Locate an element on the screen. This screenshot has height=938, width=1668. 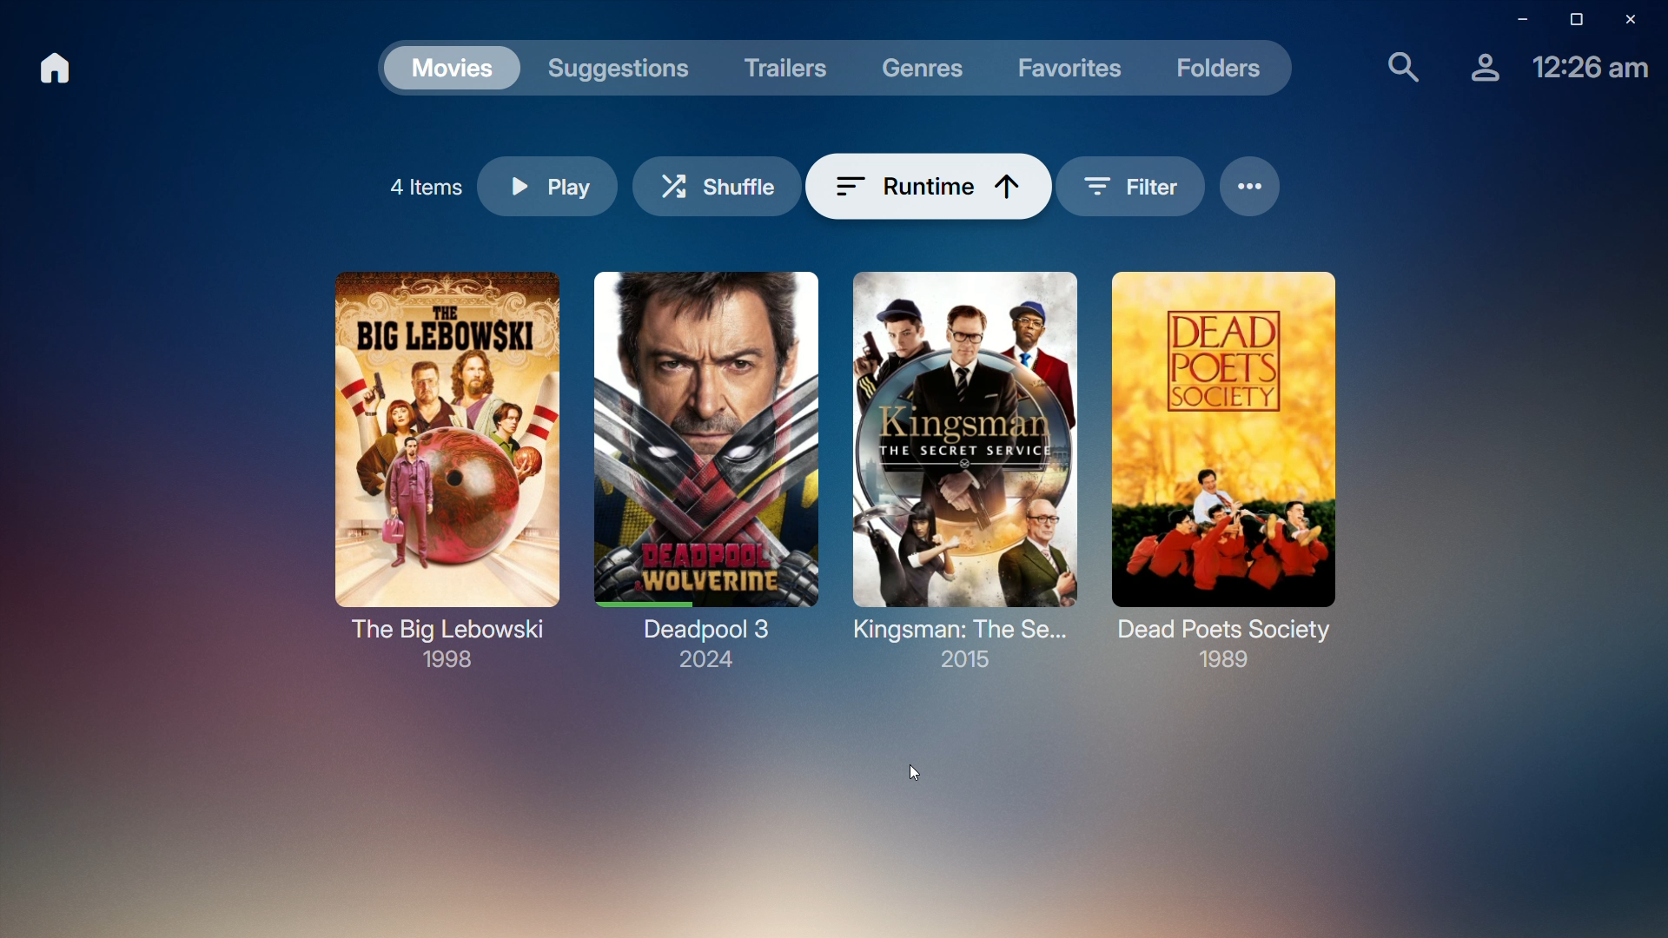
Dead Poets Society is located at coordinates (438, 465).